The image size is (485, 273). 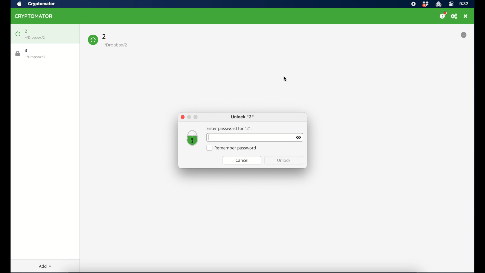 What do you see at coordinates (286, 79) in the screenshot?
I see `cursor` at bounding box center [286, 79].